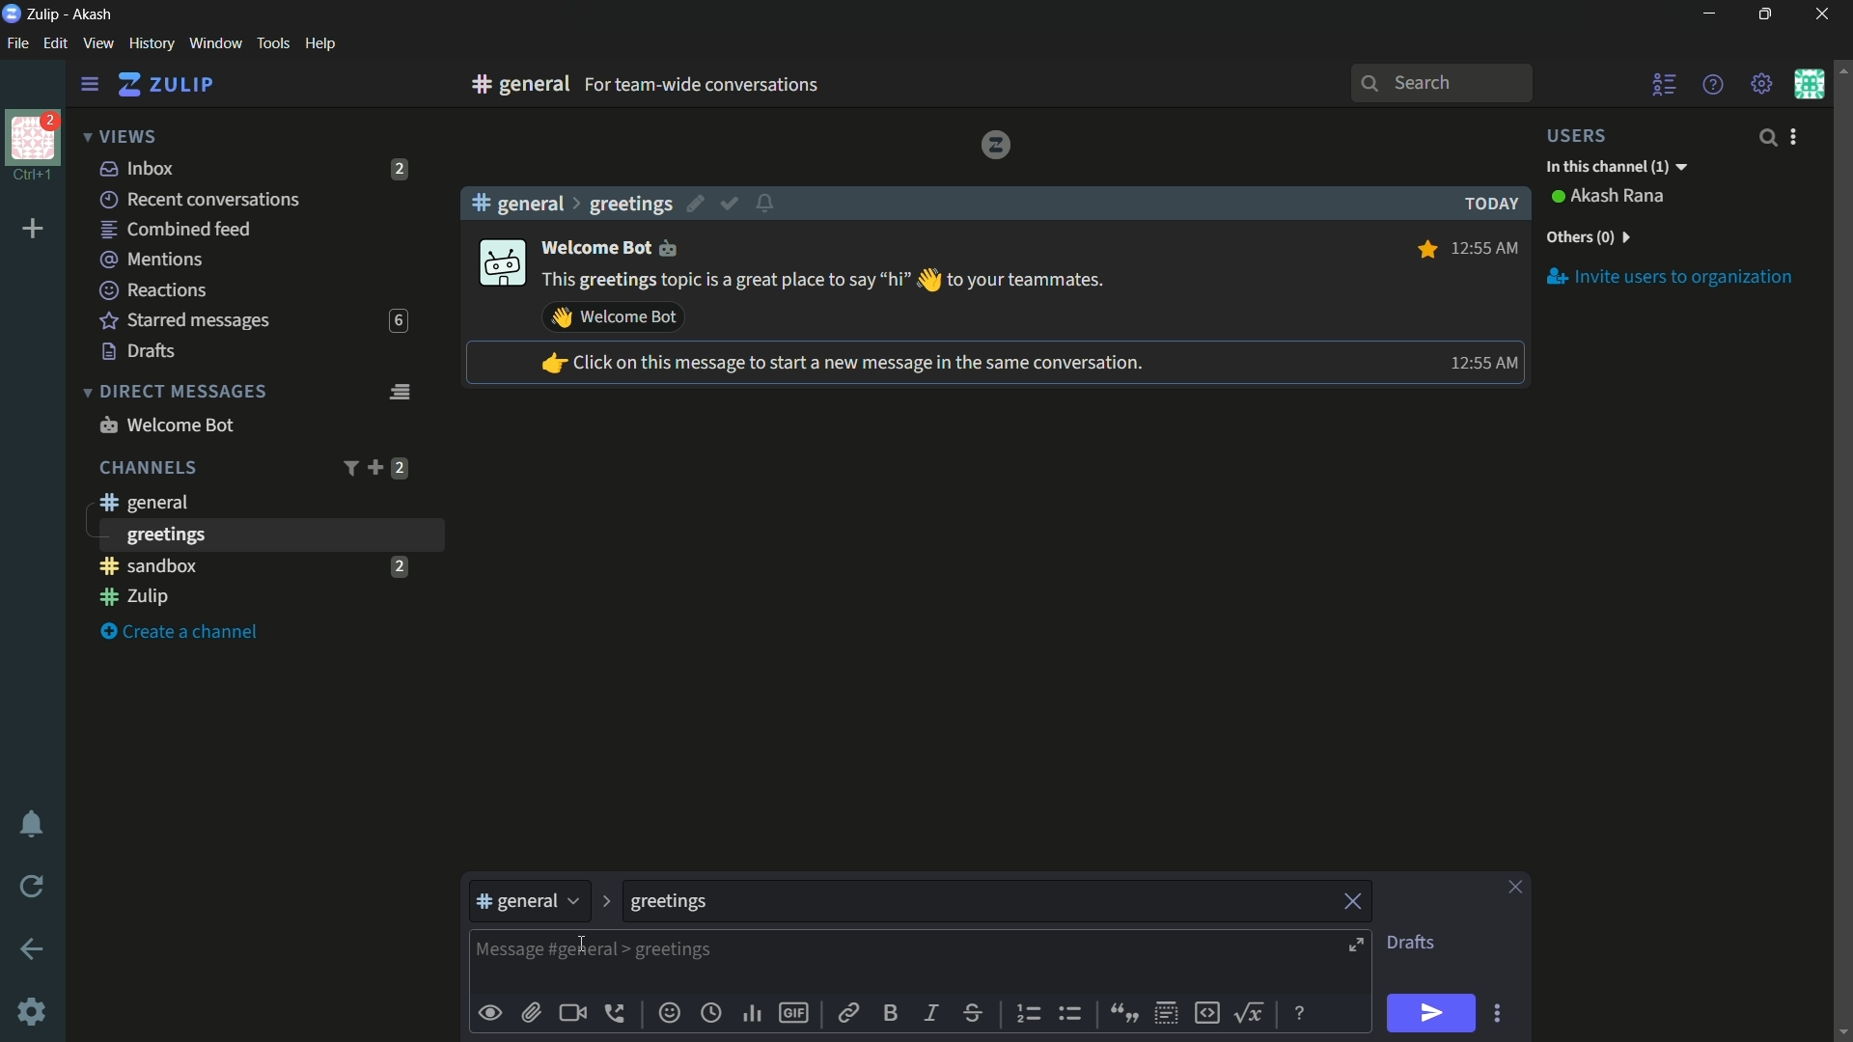 This screenshot has height=1042, width=1853. I want to click on send, so click(1429, 1014).